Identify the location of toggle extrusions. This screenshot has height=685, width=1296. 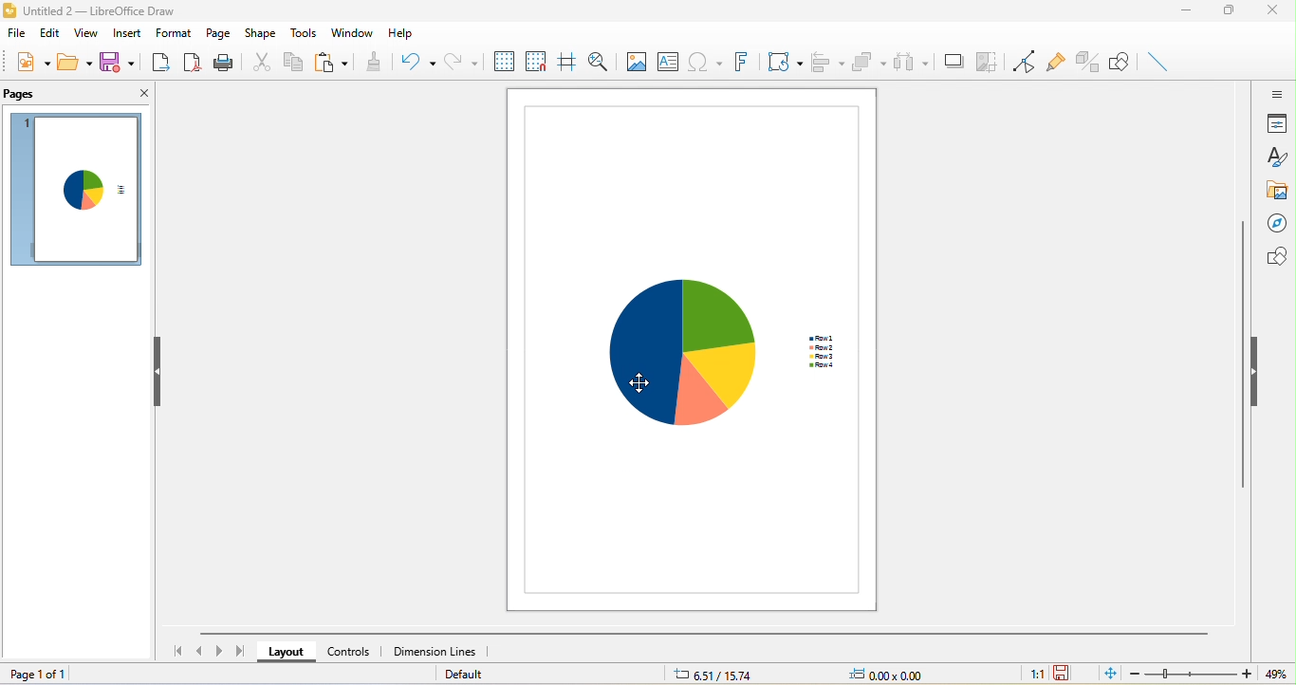
(1088, 61).